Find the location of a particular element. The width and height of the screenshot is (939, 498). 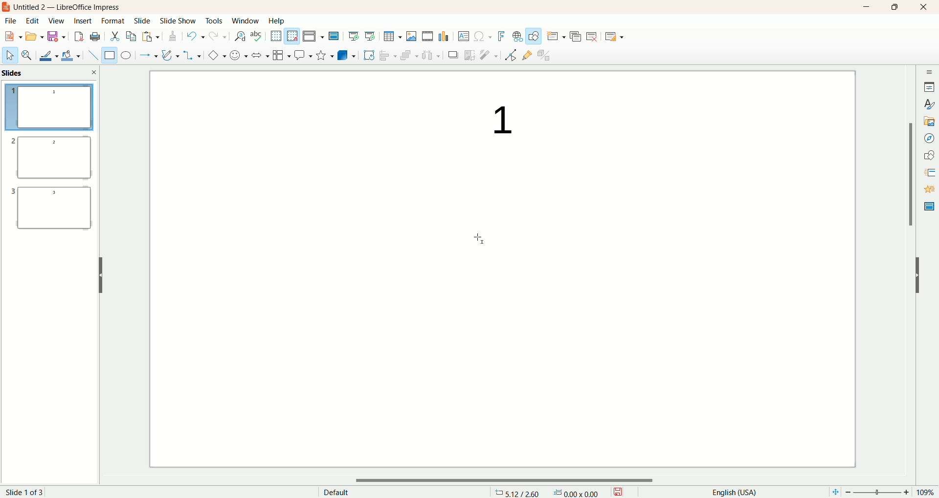

snap to grid is located at coordinates (293, 36).